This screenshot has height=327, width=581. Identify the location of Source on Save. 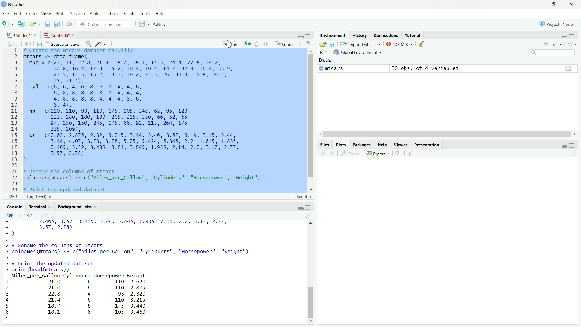
(63, 44).